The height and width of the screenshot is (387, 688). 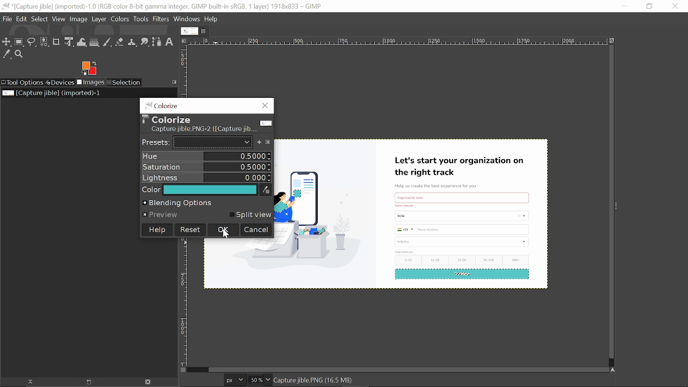 What do you see at coordinates (39, 19) in the screenshot?
I see `Select` at bounding box center [39, 19].